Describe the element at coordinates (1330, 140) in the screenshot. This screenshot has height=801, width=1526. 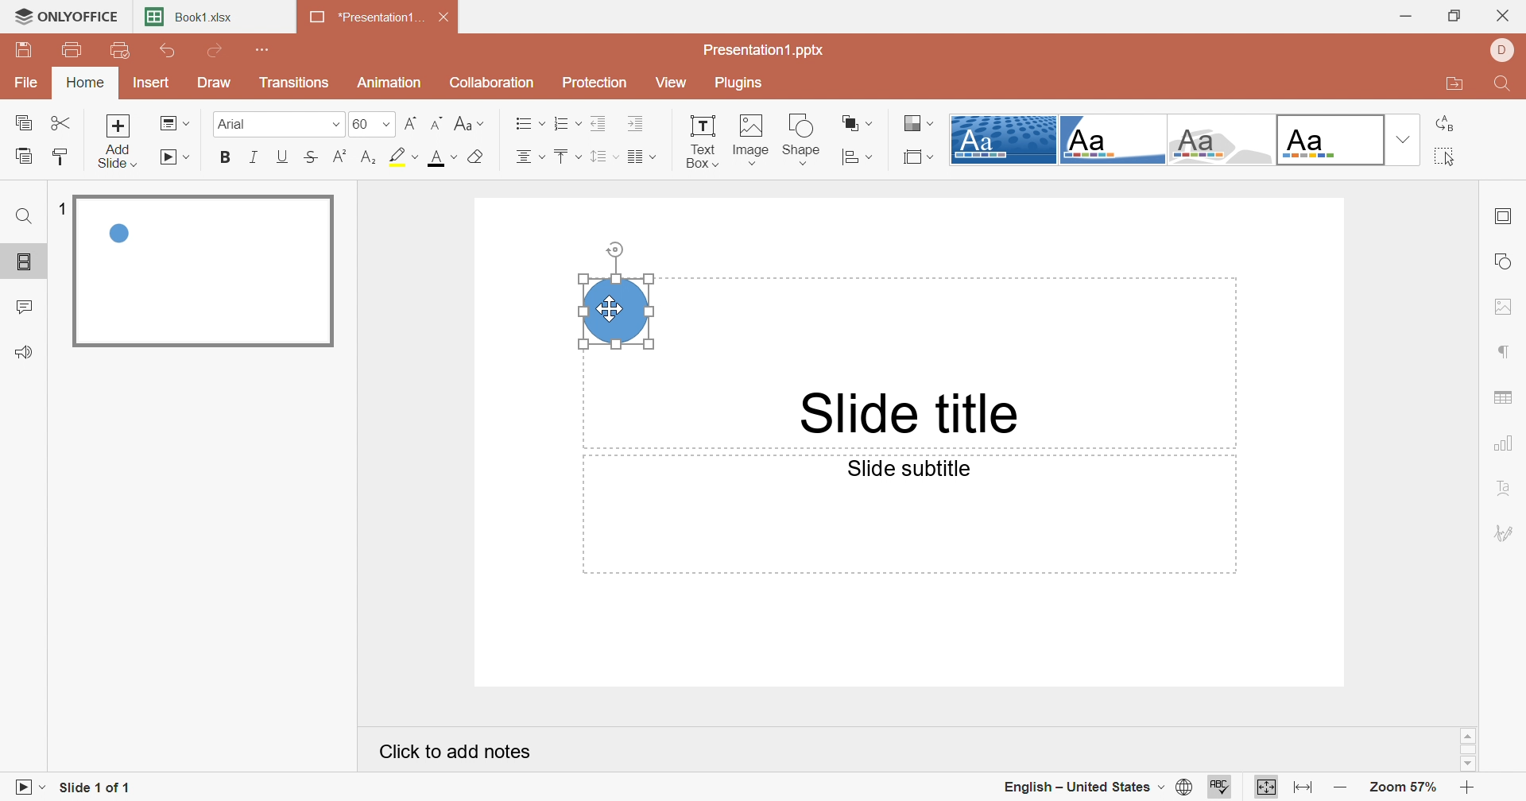
I see `Blank` at that location.